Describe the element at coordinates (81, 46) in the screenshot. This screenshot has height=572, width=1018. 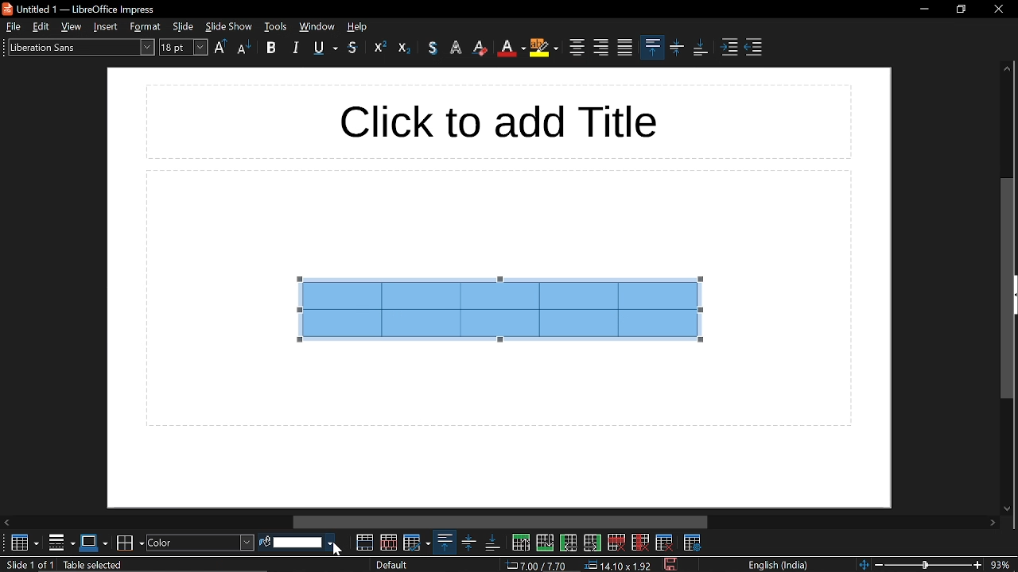
I see `text style` at that location.